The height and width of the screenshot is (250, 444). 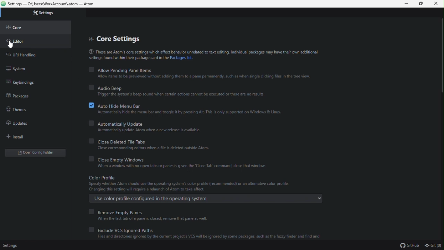 What do you see at coordinates (43, 153) in the screenshot?
I see `open folder` at bounding box center [43, 153].